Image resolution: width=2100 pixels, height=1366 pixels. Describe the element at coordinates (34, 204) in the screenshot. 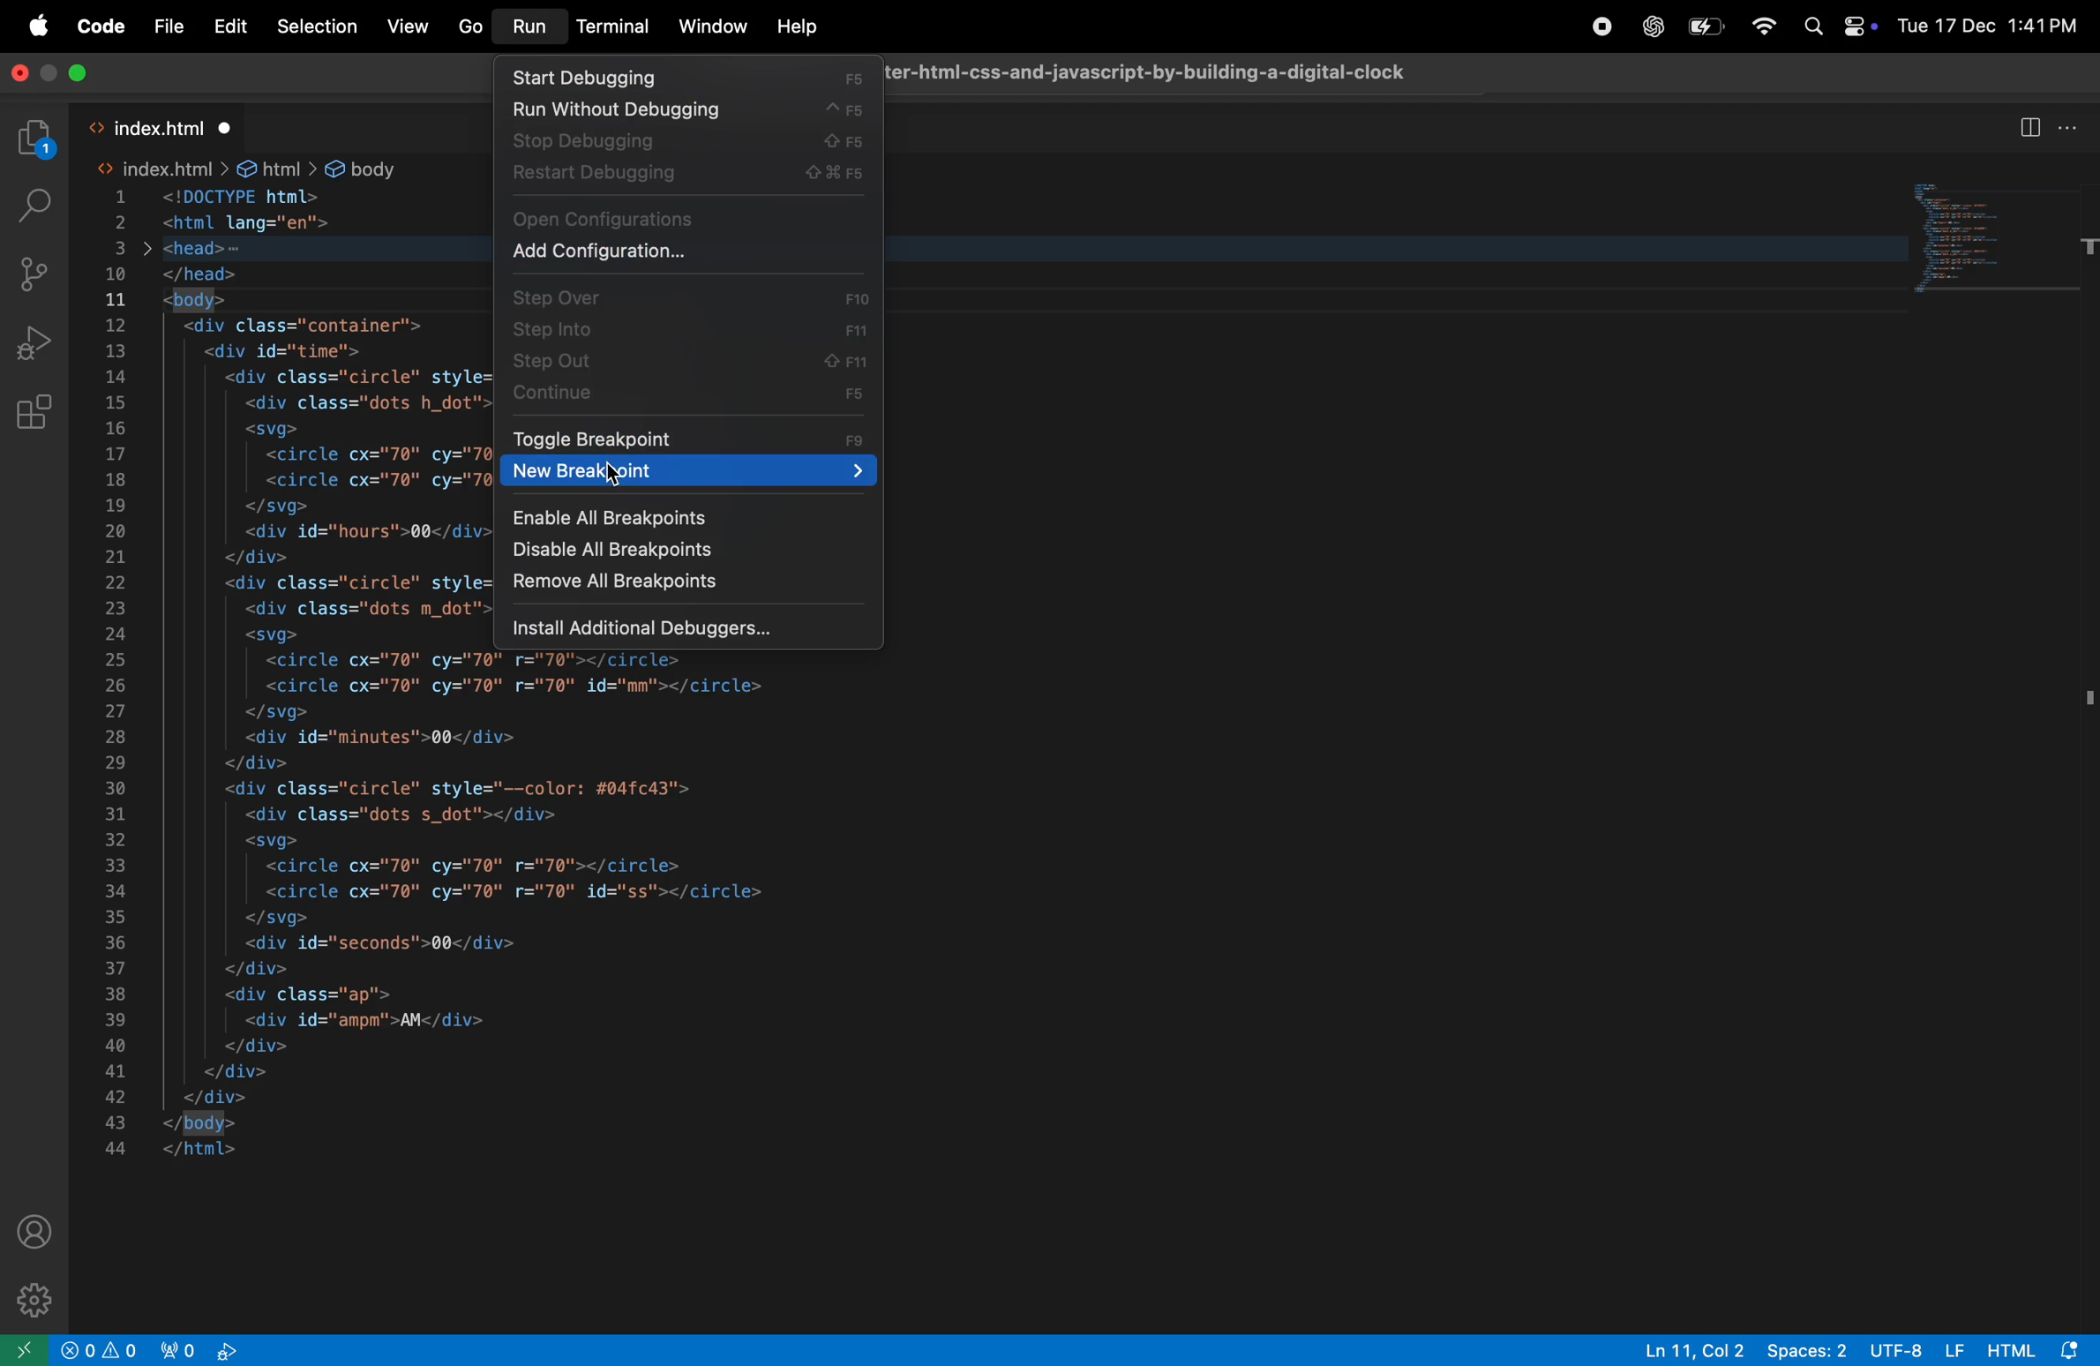

I see `search` at that location.